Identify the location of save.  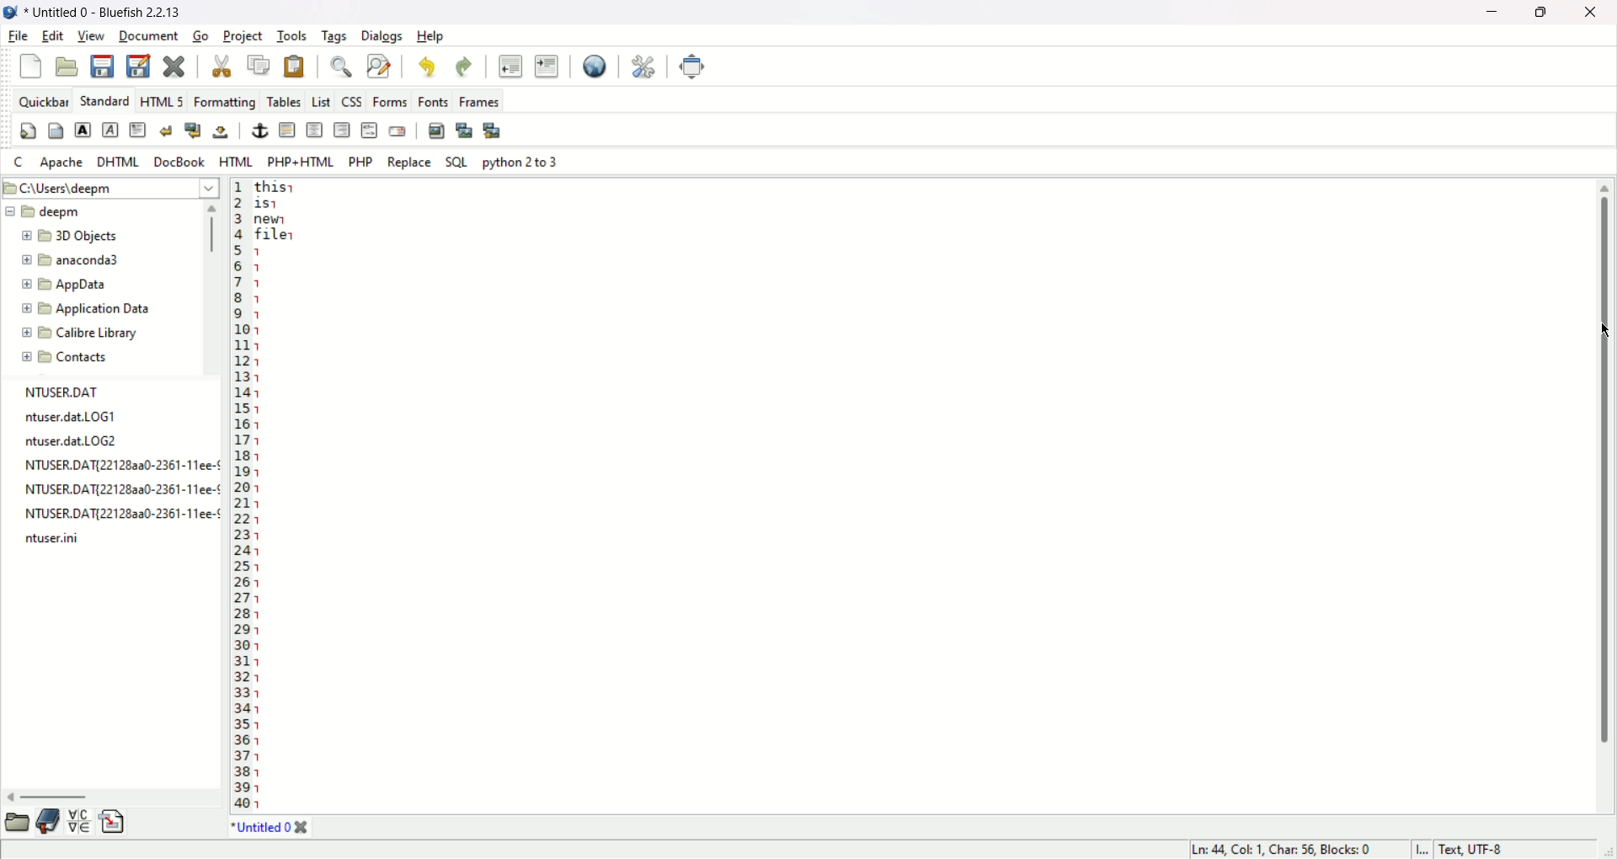
(104, 65).